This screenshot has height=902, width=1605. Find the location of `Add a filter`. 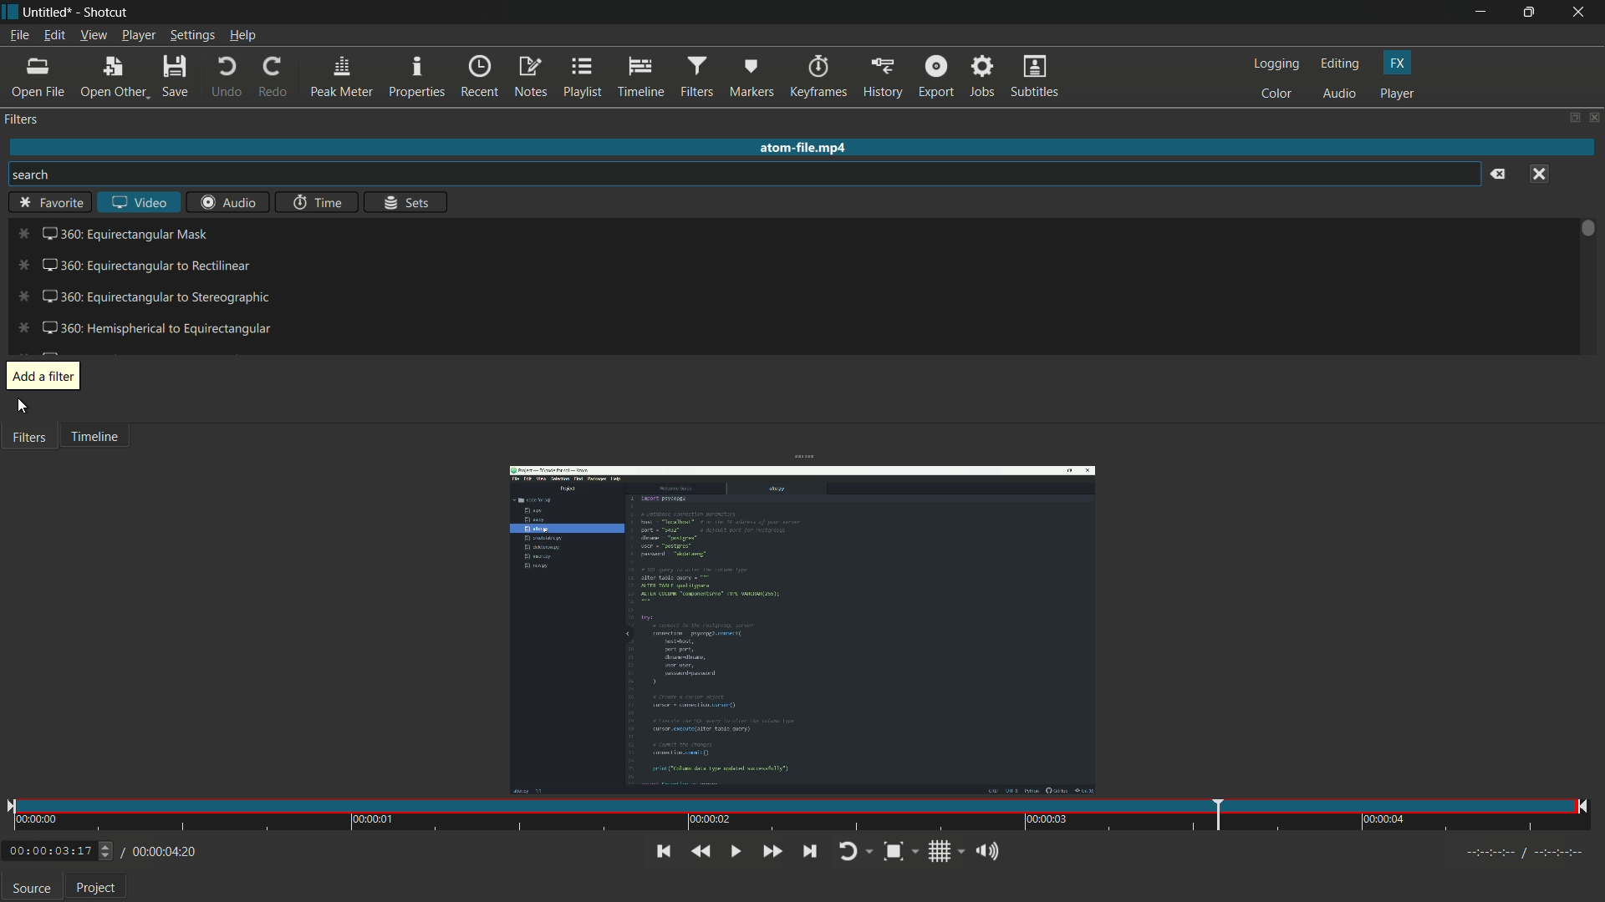

Add a filter is located at coordinates (43, 372).